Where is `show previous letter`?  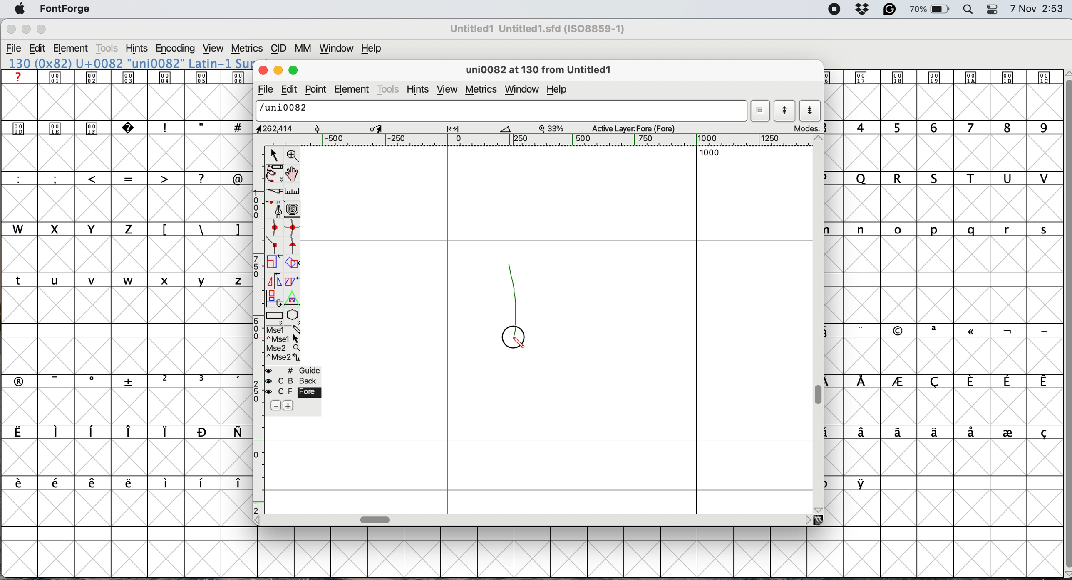 show previous letter is located at coordinates (785, 111).